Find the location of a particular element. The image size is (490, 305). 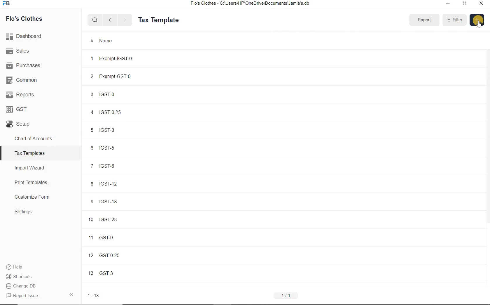

Setup is located at coordinates (41, 123).